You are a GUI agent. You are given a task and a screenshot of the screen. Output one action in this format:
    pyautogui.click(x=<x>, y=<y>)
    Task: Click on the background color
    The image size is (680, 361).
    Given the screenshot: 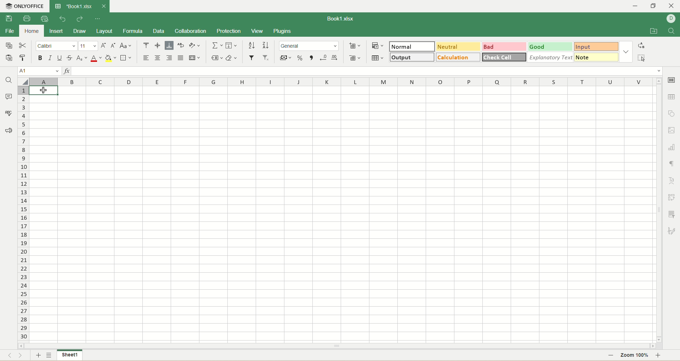 What is the action you would take?
    pyautogui.click(x=110, y=58)
    